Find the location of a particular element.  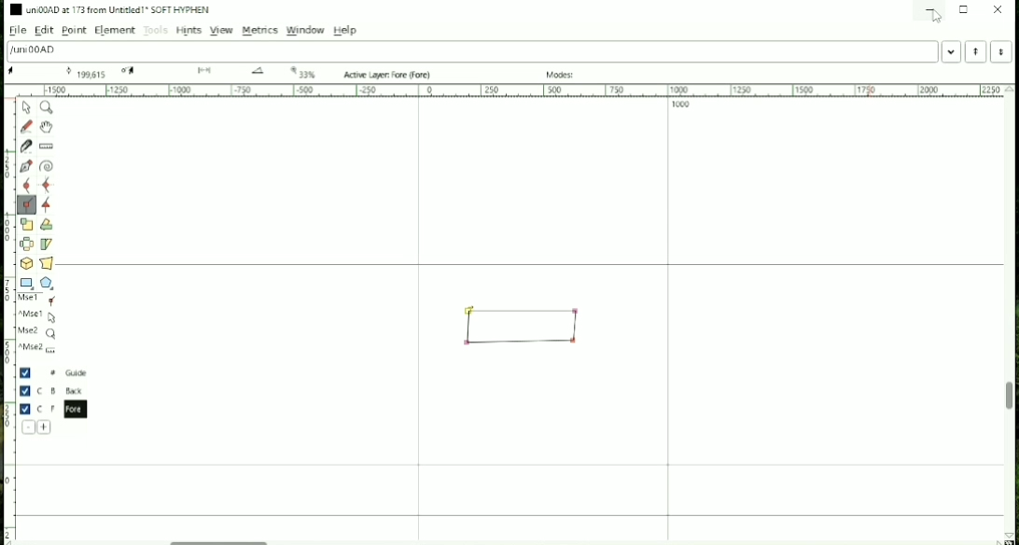

Letter is located at coordinates (34, 50).